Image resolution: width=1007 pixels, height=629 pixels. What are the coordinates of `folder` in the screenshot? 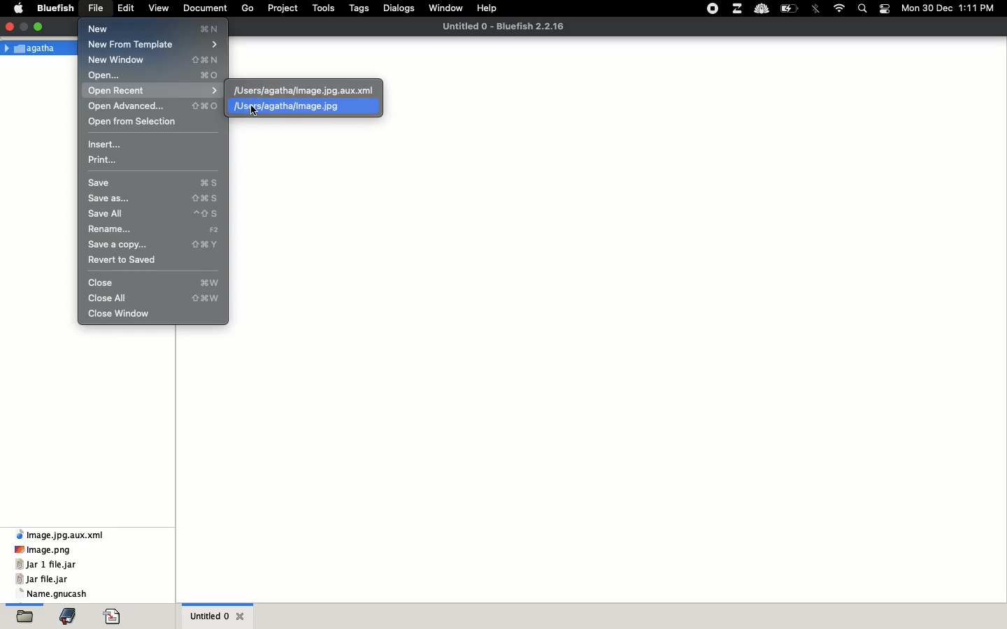 It's located at (24, 618).